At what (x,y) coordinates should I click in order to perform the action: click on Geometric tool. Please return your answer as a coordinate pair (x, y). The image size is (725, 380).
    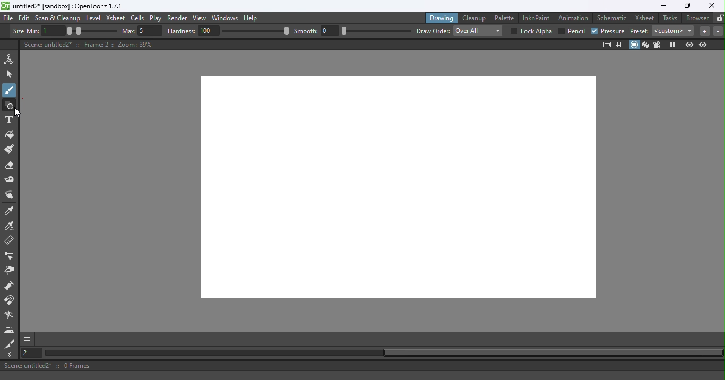
    Looking at the image, I should click on (10, 105).